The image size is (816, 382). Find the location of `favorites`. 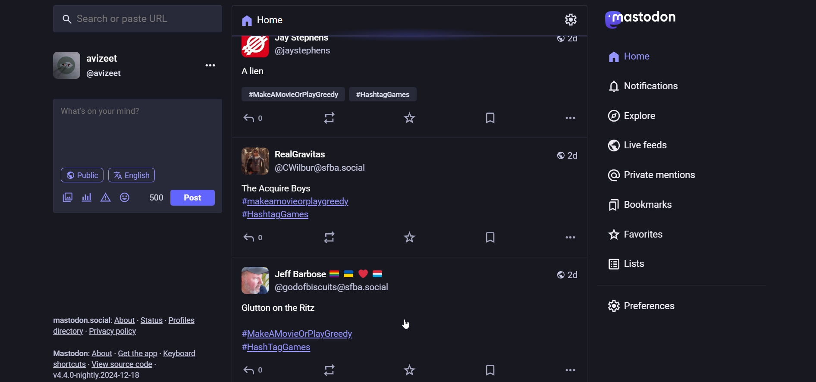

favorites is located at coordinates (597, 232).